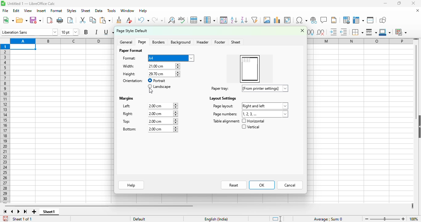 Image resolution: width=421 pixels, height=222 pixels. I want to click on standard selection, so click(276, 219).